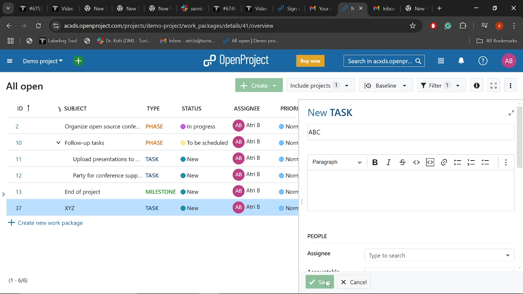 Image resolution: width=523 pixels, height=294 pixels. I want to click on Heading, so click(337, 163).